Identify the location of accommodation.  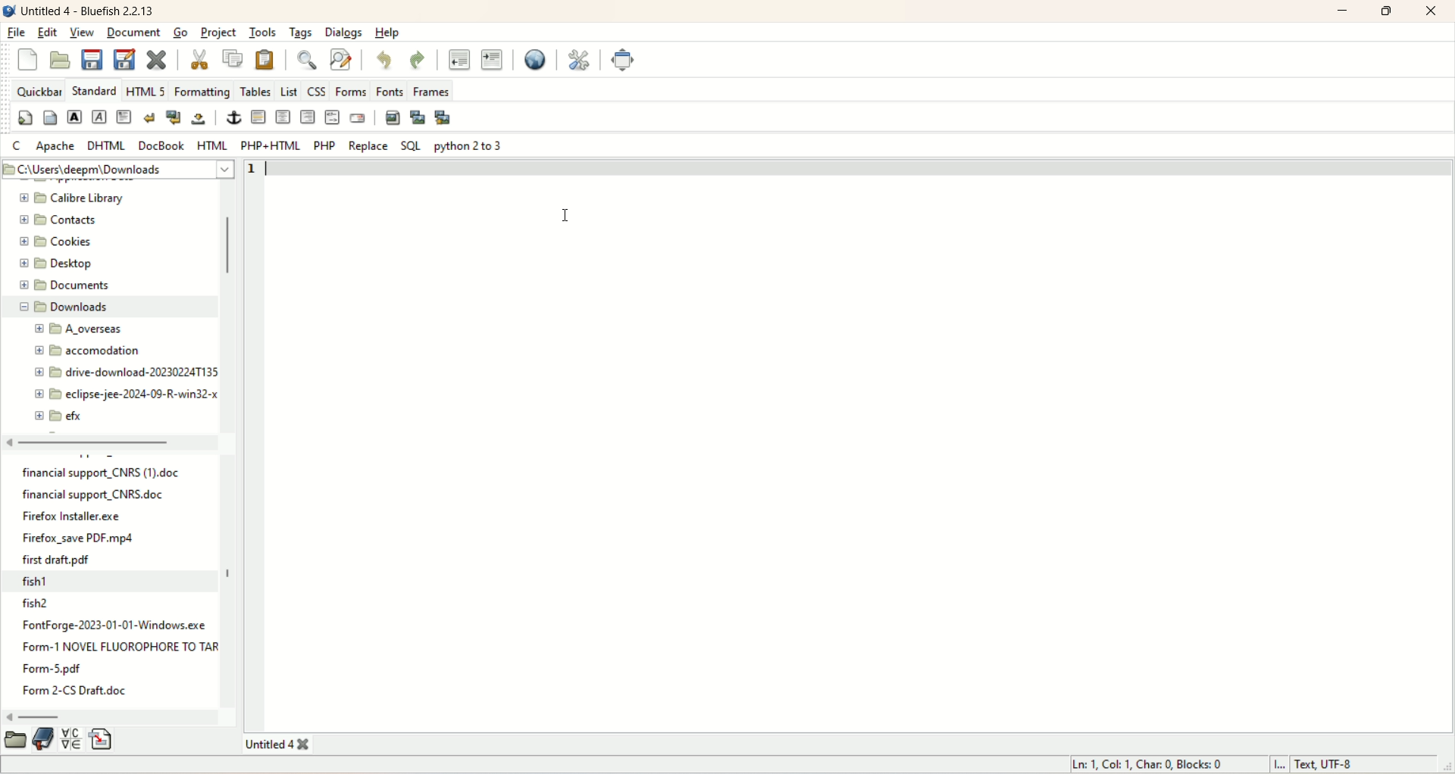
(88, 351).